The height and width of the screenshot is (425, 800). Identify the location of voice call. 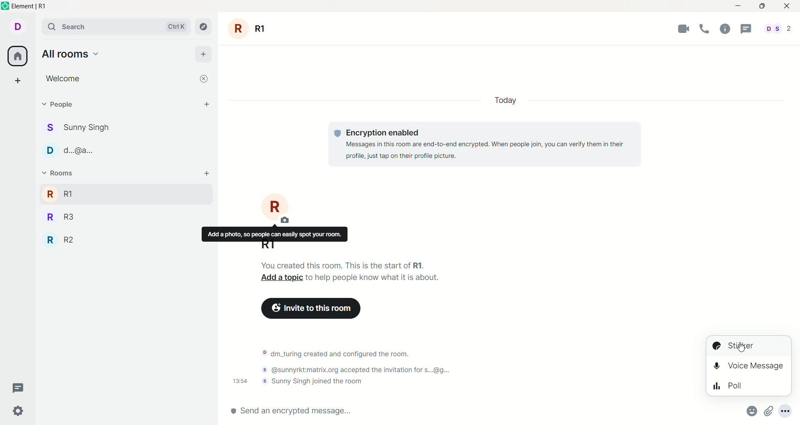
(705, 28).